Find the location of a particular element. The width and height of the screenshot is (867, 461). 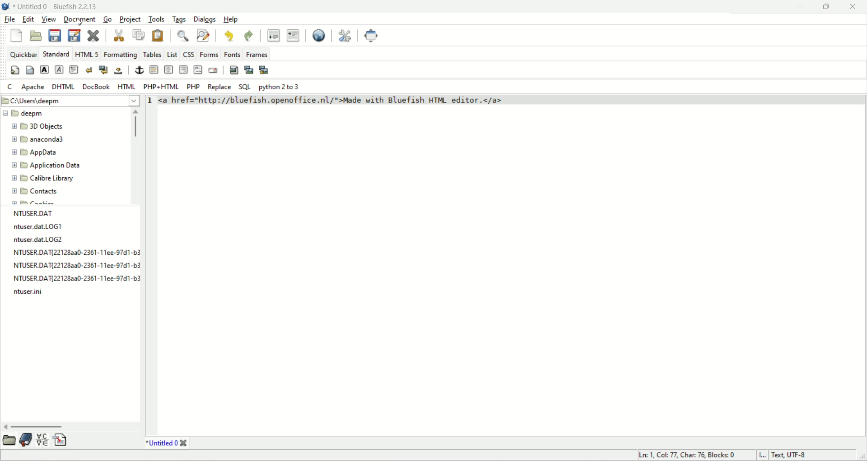

replace is located at coordinates (219, 87).